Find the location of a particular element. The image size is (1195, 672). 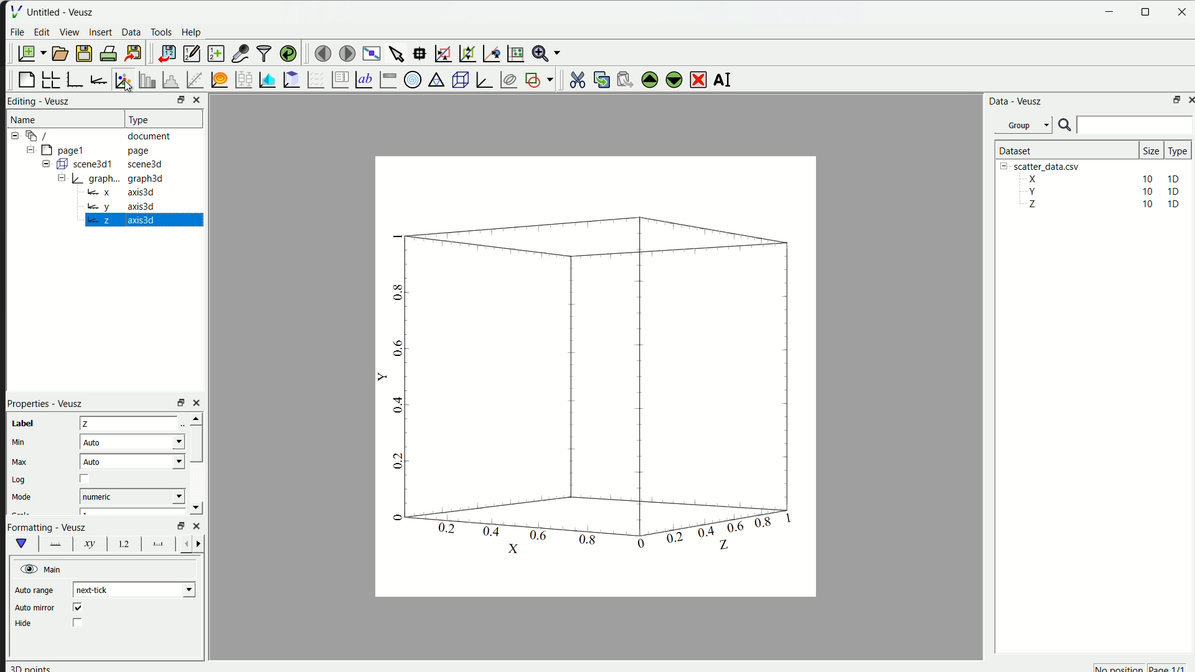

| next-tick is located at coordinates (133, 591).